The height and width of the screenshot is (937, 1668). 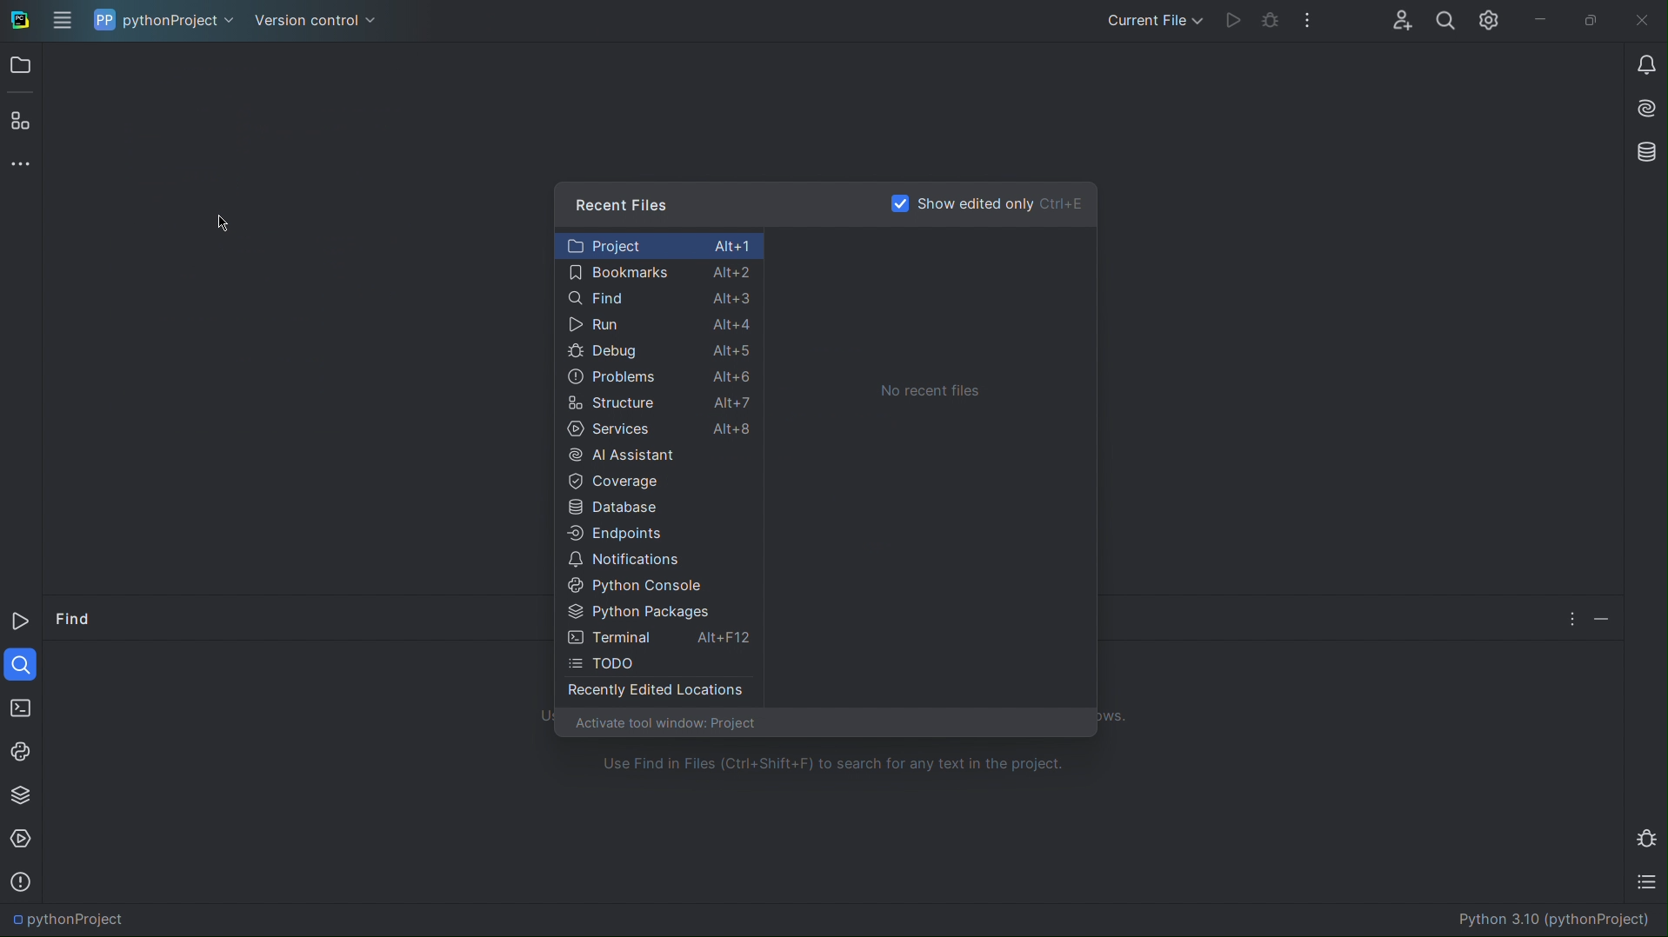 What do you see at coordinates (657, 326) in the screenshot?
I see `Run` at bounding box center [657, 326].